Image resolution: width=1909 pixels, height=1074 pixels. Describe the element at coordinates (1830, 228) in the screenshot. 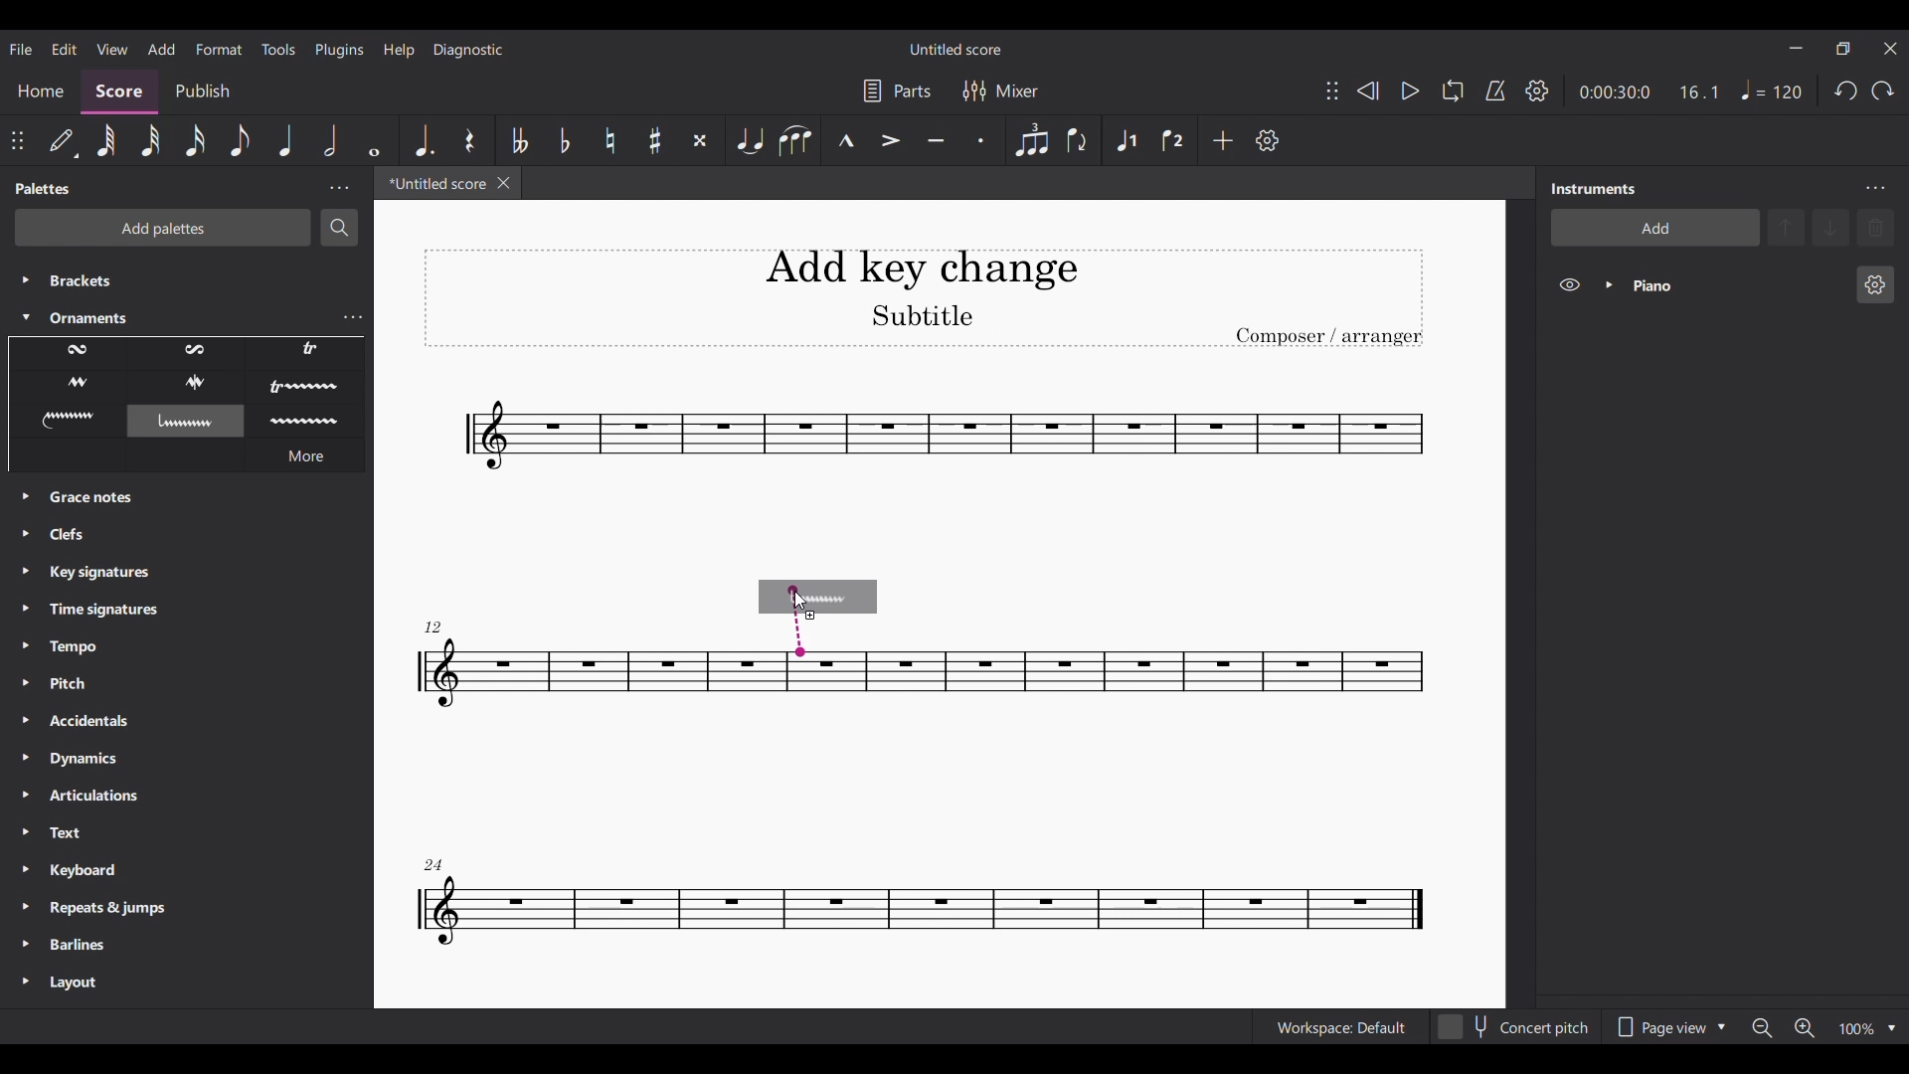

I see `Move down` at that location.